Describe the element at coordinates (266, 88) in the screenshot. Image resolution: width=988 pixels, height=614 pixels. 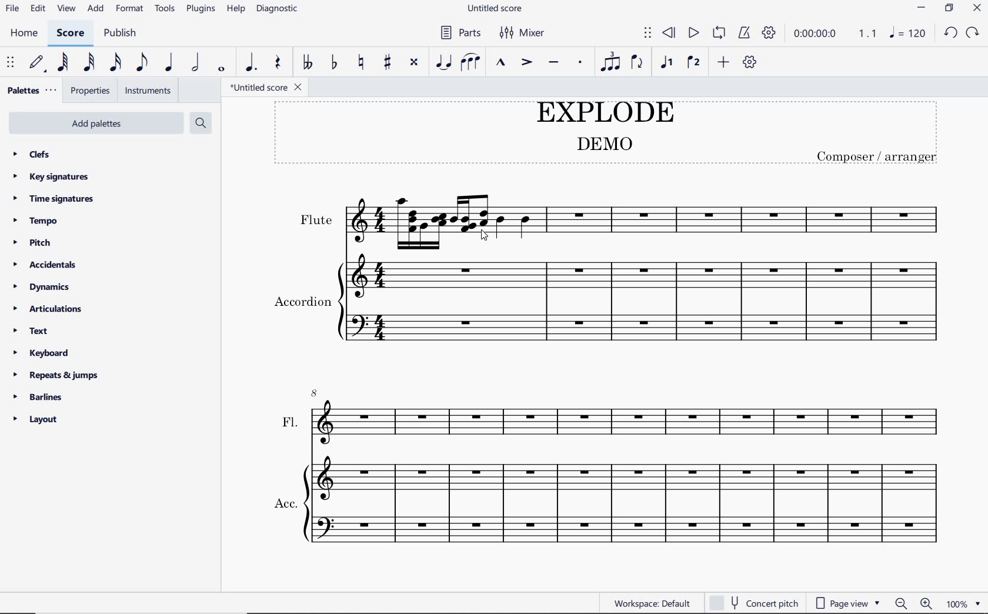
I see `file name` at that location.